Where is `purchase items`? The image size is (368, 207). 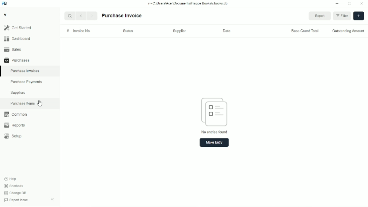 purchase items is located at coordinates (23, 103).